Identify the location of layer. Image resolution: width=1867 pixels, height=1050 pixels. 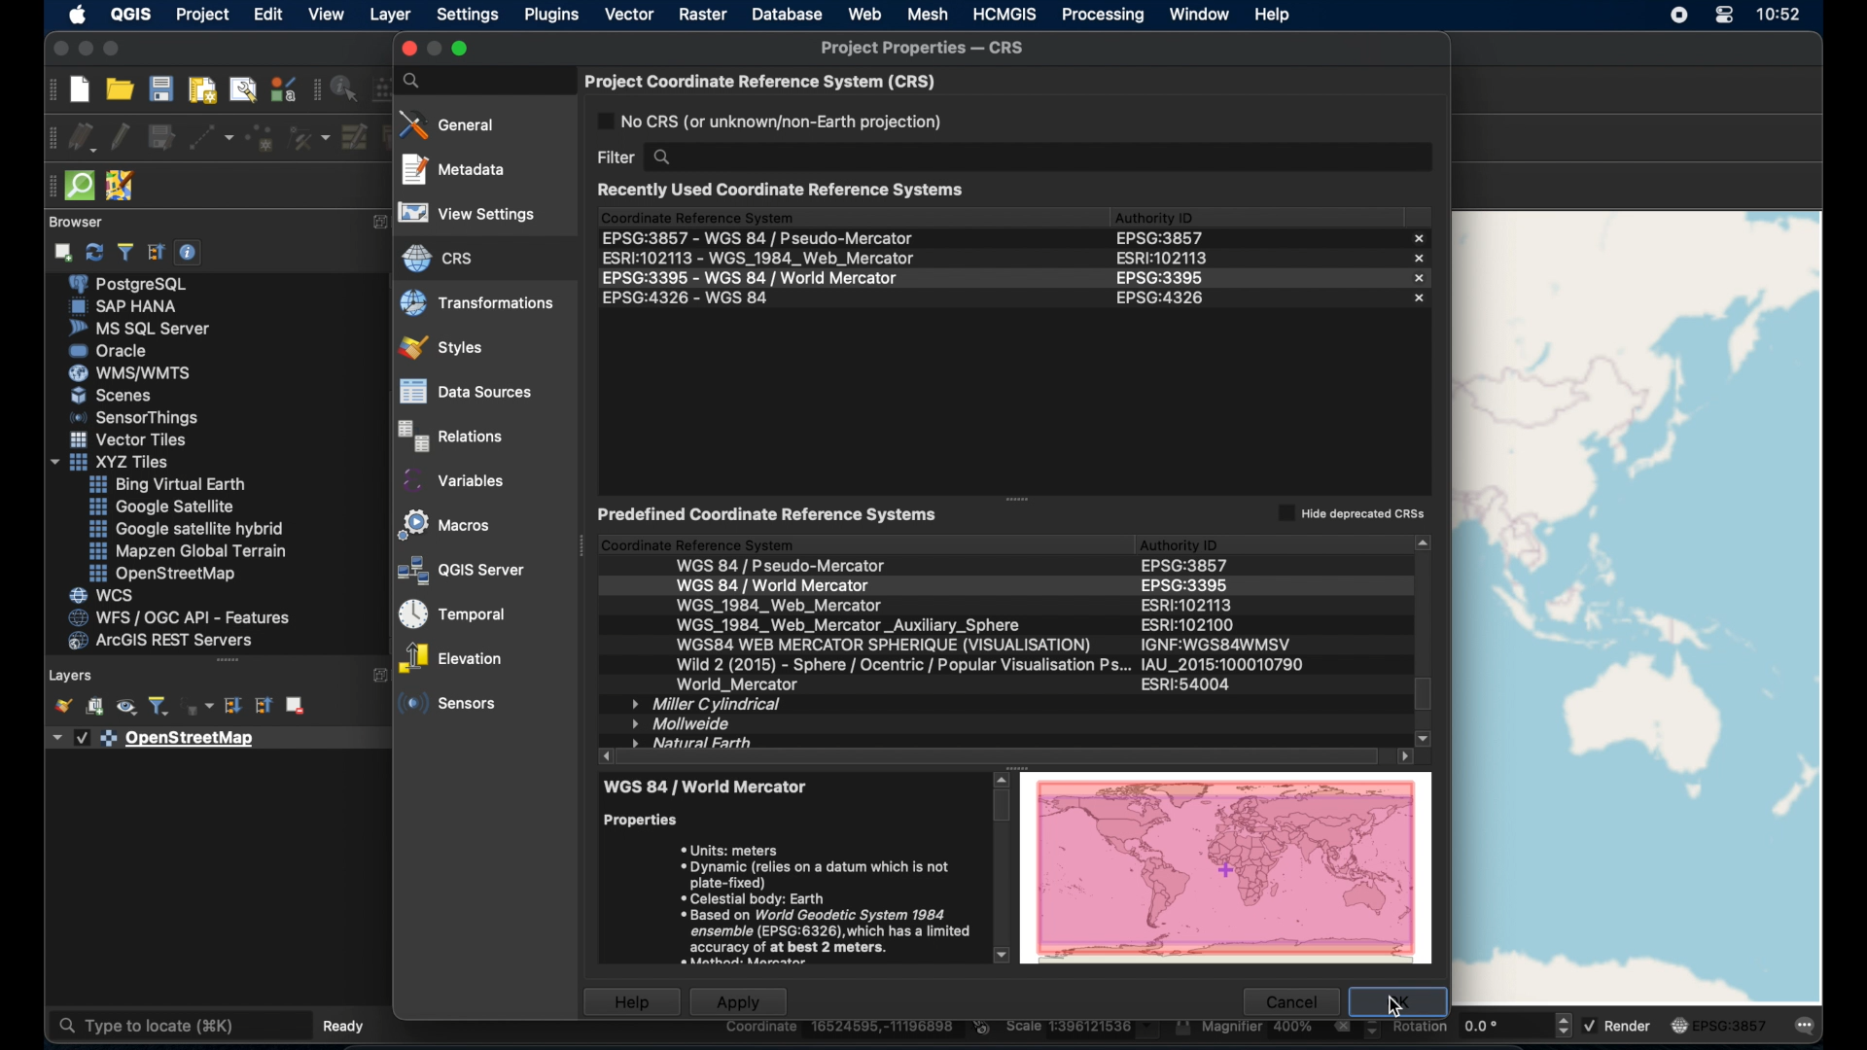
(392, 16).